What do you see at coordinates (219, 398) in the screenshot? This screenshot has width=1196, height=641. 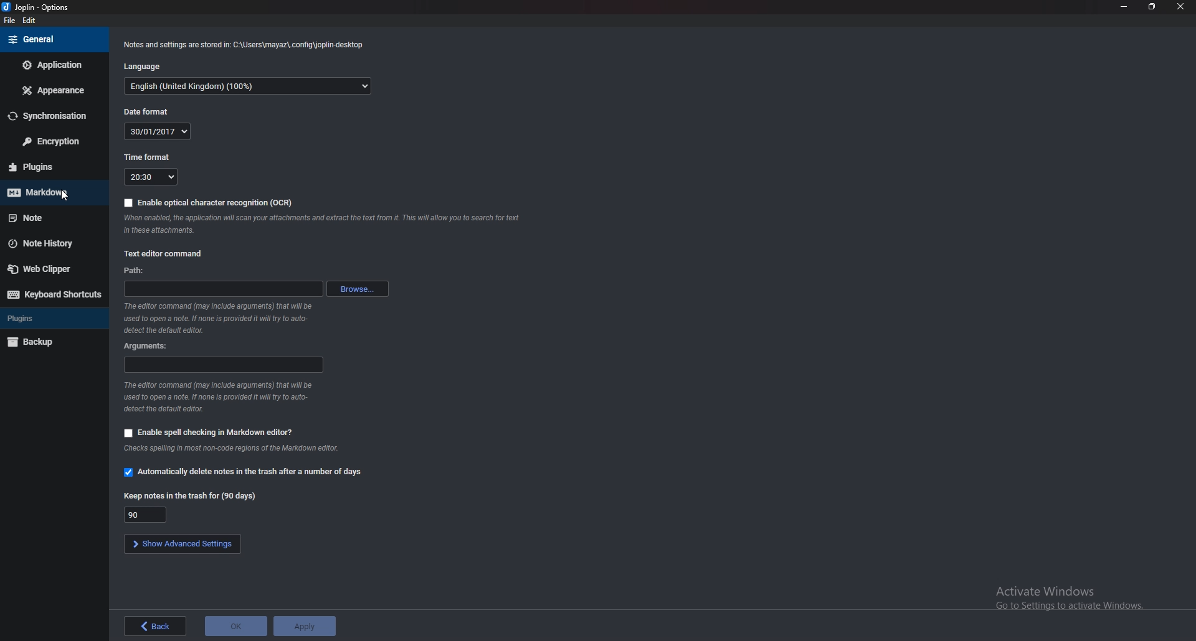 I see `info` at bounding box center [219, 398].